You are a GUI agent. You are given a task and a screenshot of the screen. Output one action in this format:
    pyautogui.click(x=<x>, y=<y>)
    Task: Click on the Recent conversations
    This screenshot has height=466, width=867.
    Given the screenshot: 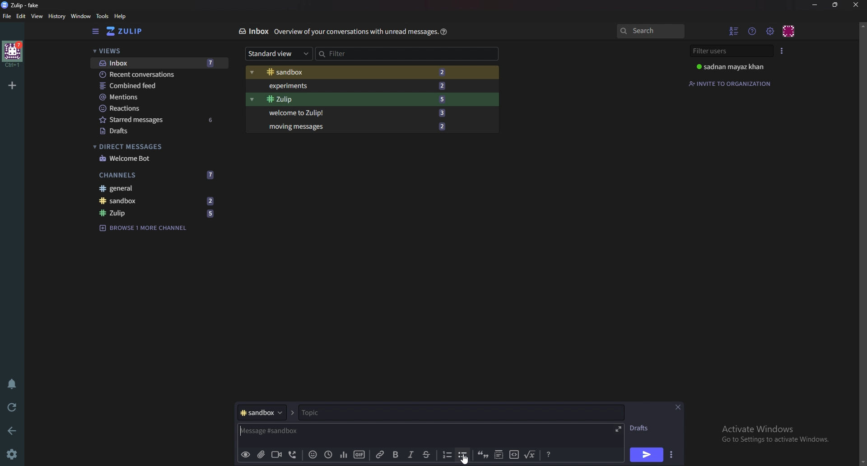 What is the action you would take?
    pyautogui.click(x=160, y=74)
    